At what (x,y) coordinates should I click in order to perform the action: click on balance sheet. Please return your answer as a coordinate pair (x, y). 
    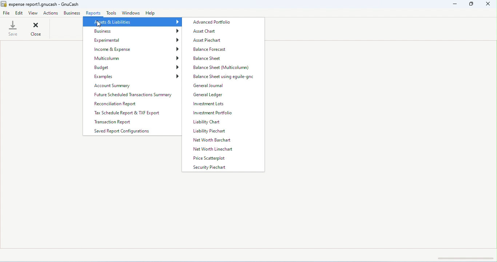
    Looking at the image, I should click on (208, 58).